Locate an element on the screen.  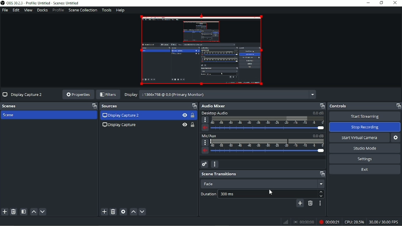
Display is located at coordinates (130, 95).